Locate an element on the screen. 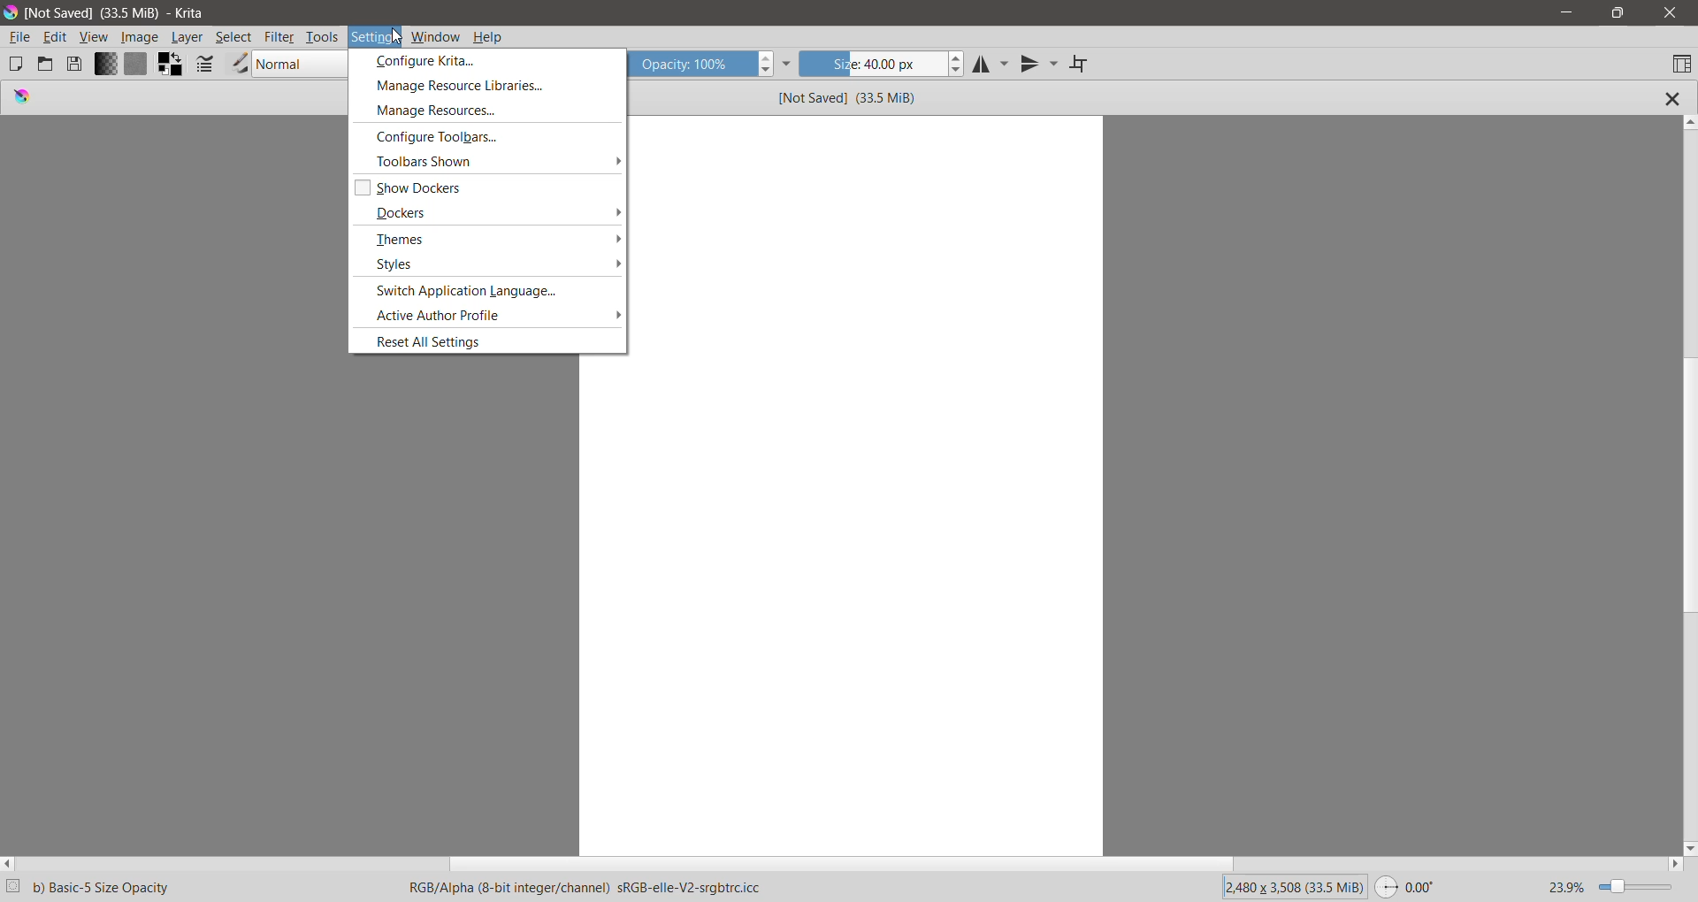 This screenshot has width=1698, height=902. Open an Existing Document is located at coordinates (45, 64).